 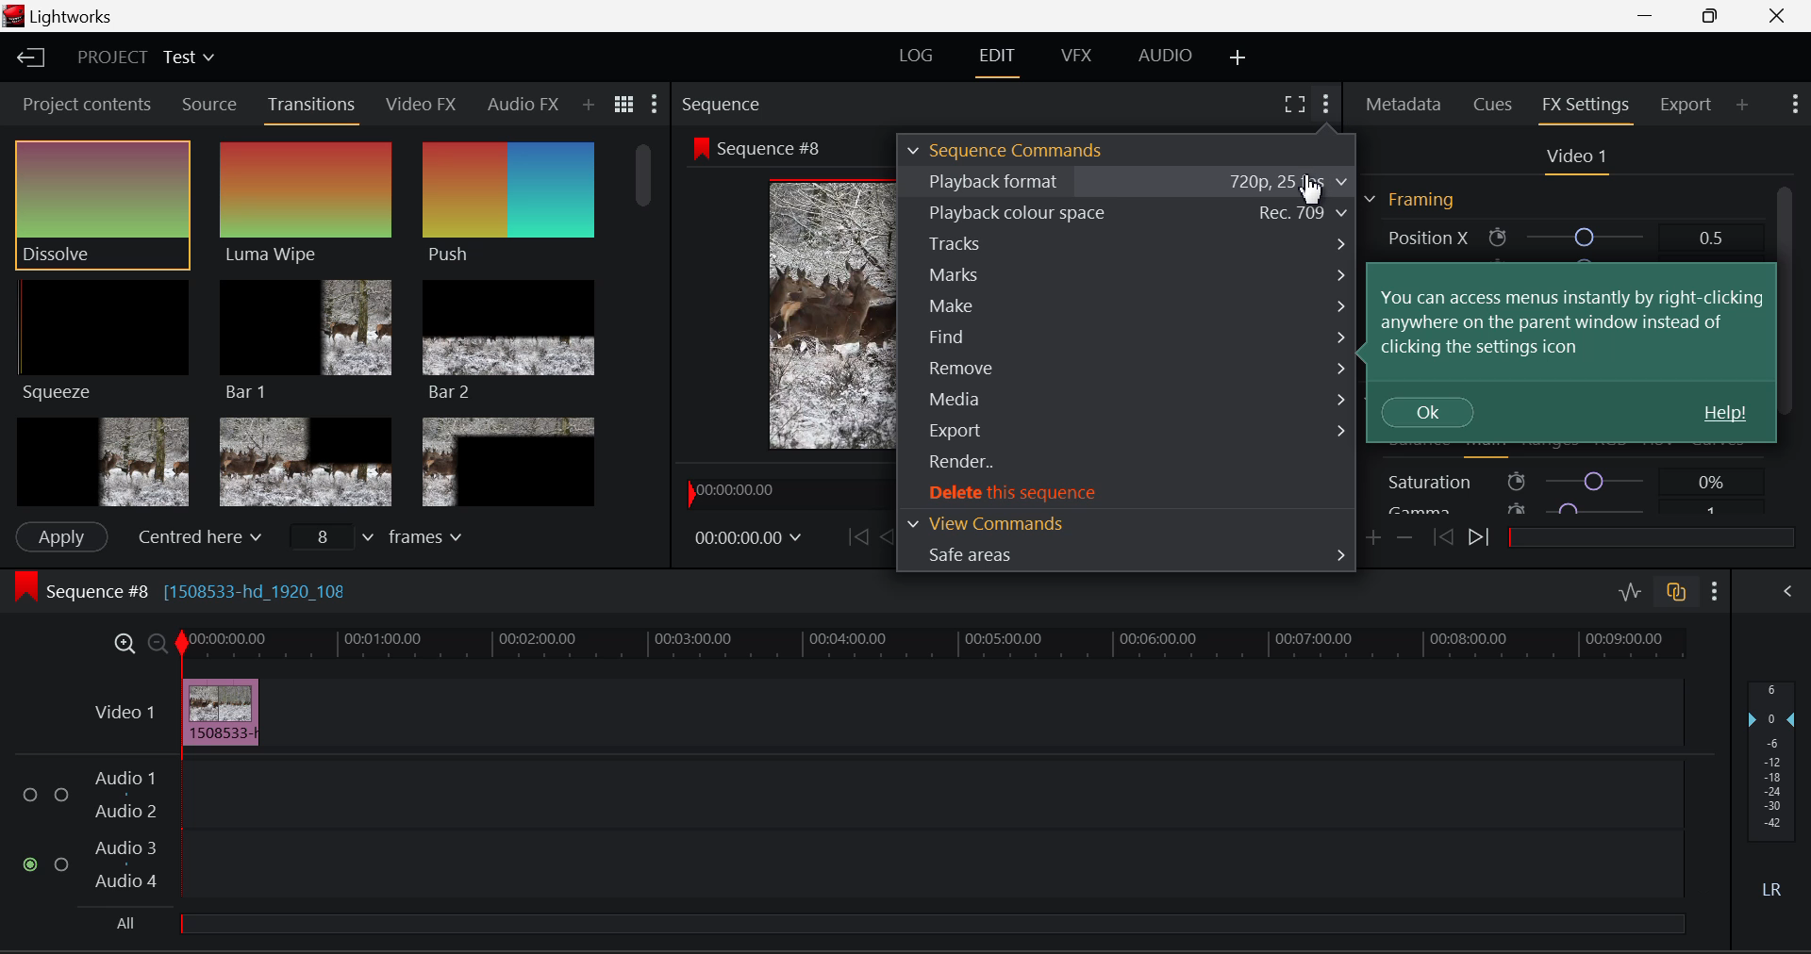 What do you see at coordinates (1236, 58) in the screenshot?
I see `Add Layout` at bounding box center [1236, 58].